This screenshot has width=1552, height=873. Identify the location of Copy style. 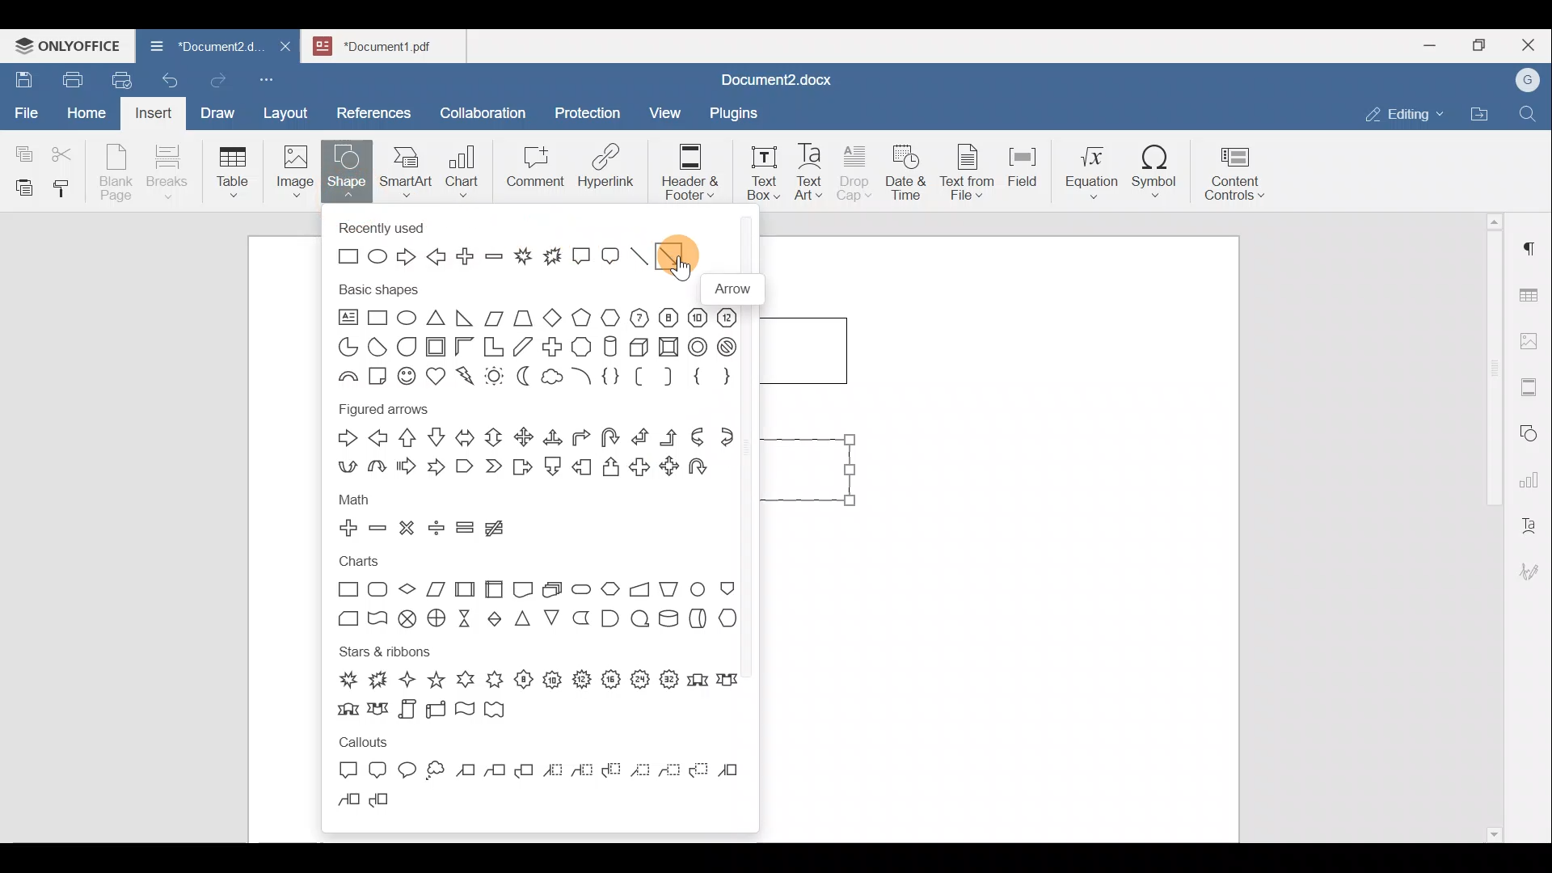
(67, 184).